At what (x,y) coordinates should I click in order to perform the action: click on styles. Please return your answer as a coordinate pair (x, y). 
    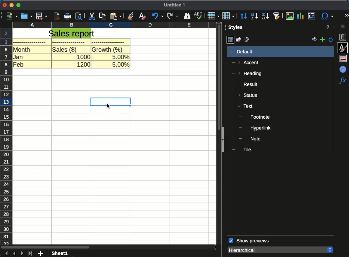
    Looking at the image, I should click on (343, 47).